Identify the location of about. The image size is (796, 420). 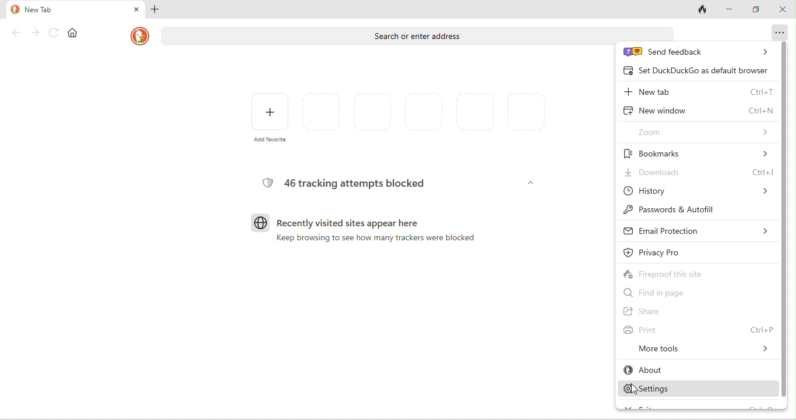
(678, 371).